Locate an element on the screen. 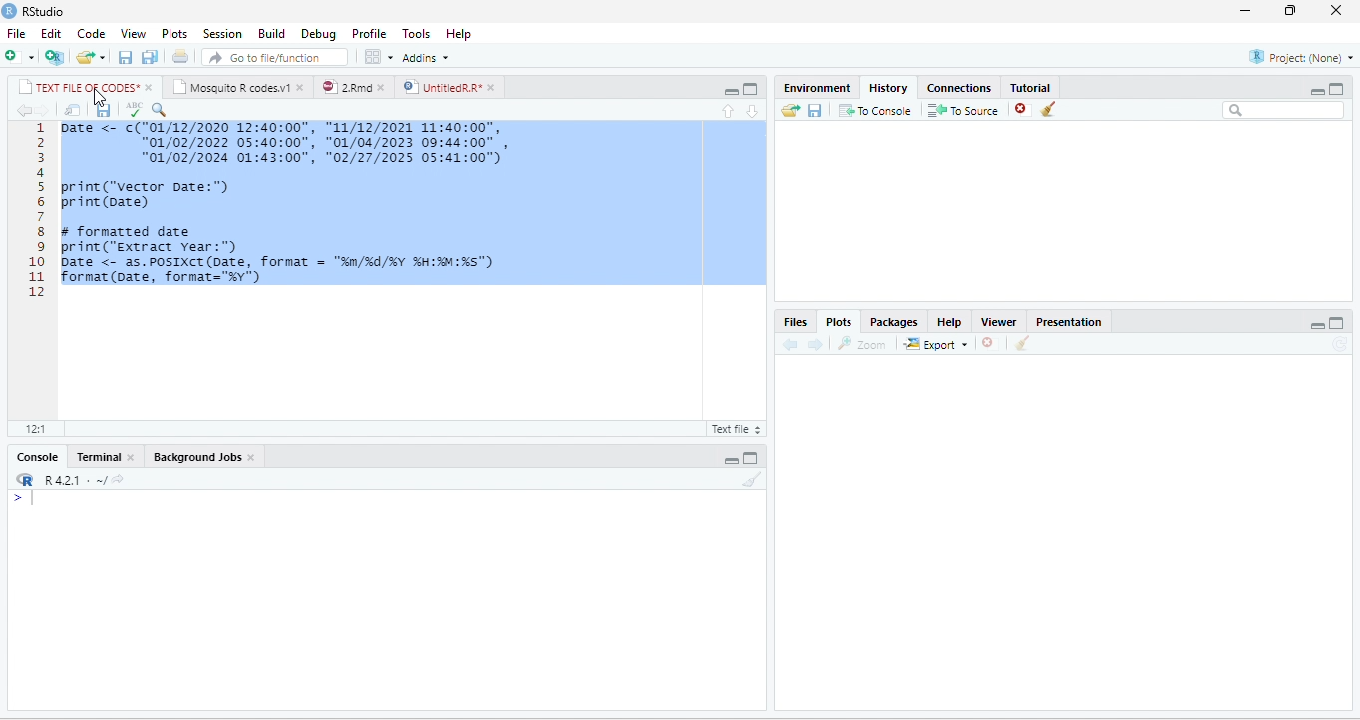 The width and height of the screenshot is (1360, 720). Plots is located at coordinates (174, 34).